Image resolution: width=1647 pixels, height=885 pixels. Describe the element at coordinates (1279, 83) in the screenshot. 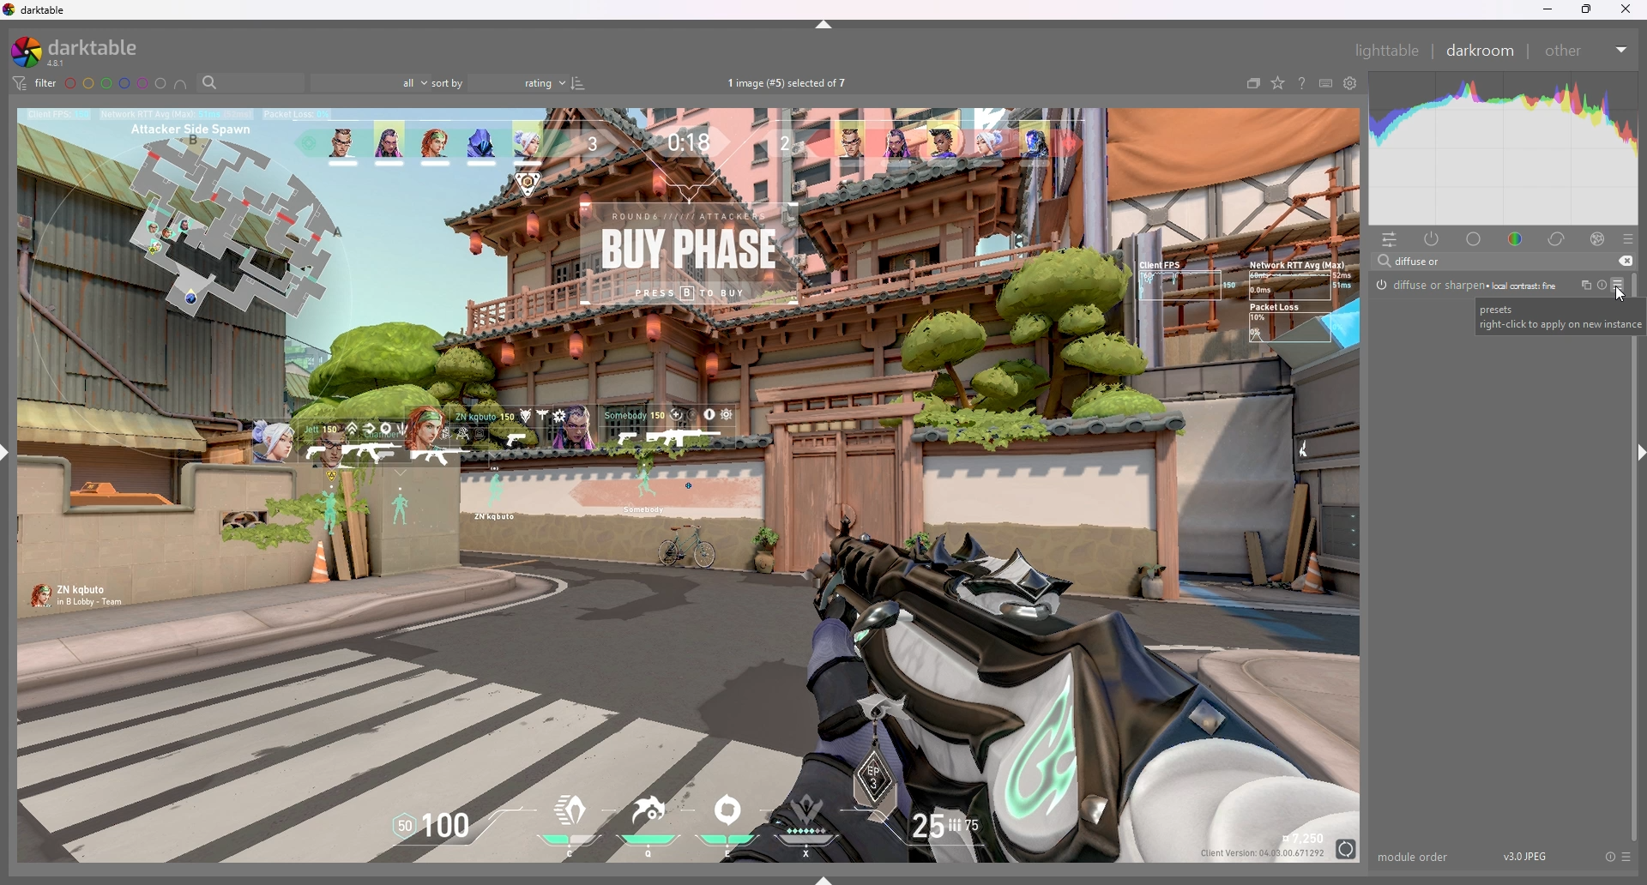

I see `change type of overlays` at that location.